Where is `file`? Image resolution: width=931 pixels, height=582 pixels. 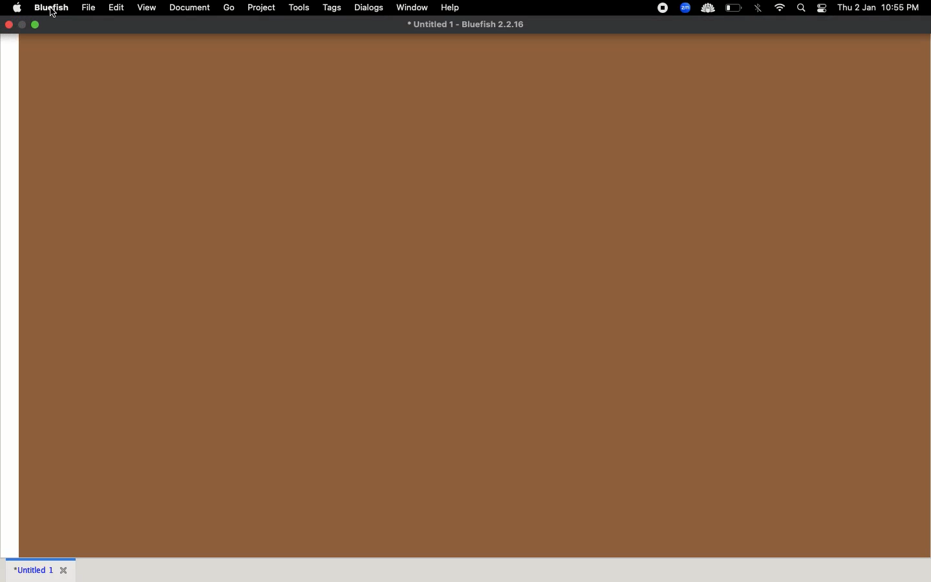
file is located at coordinates (89, 8).